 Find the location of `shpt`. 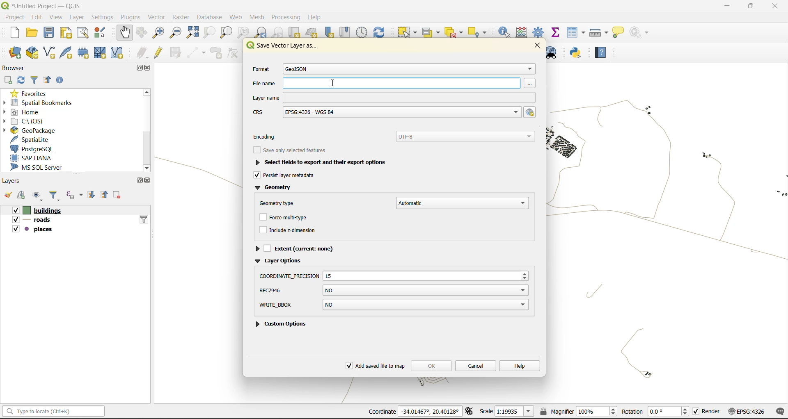

shpt is located at coordinates (393, 291).